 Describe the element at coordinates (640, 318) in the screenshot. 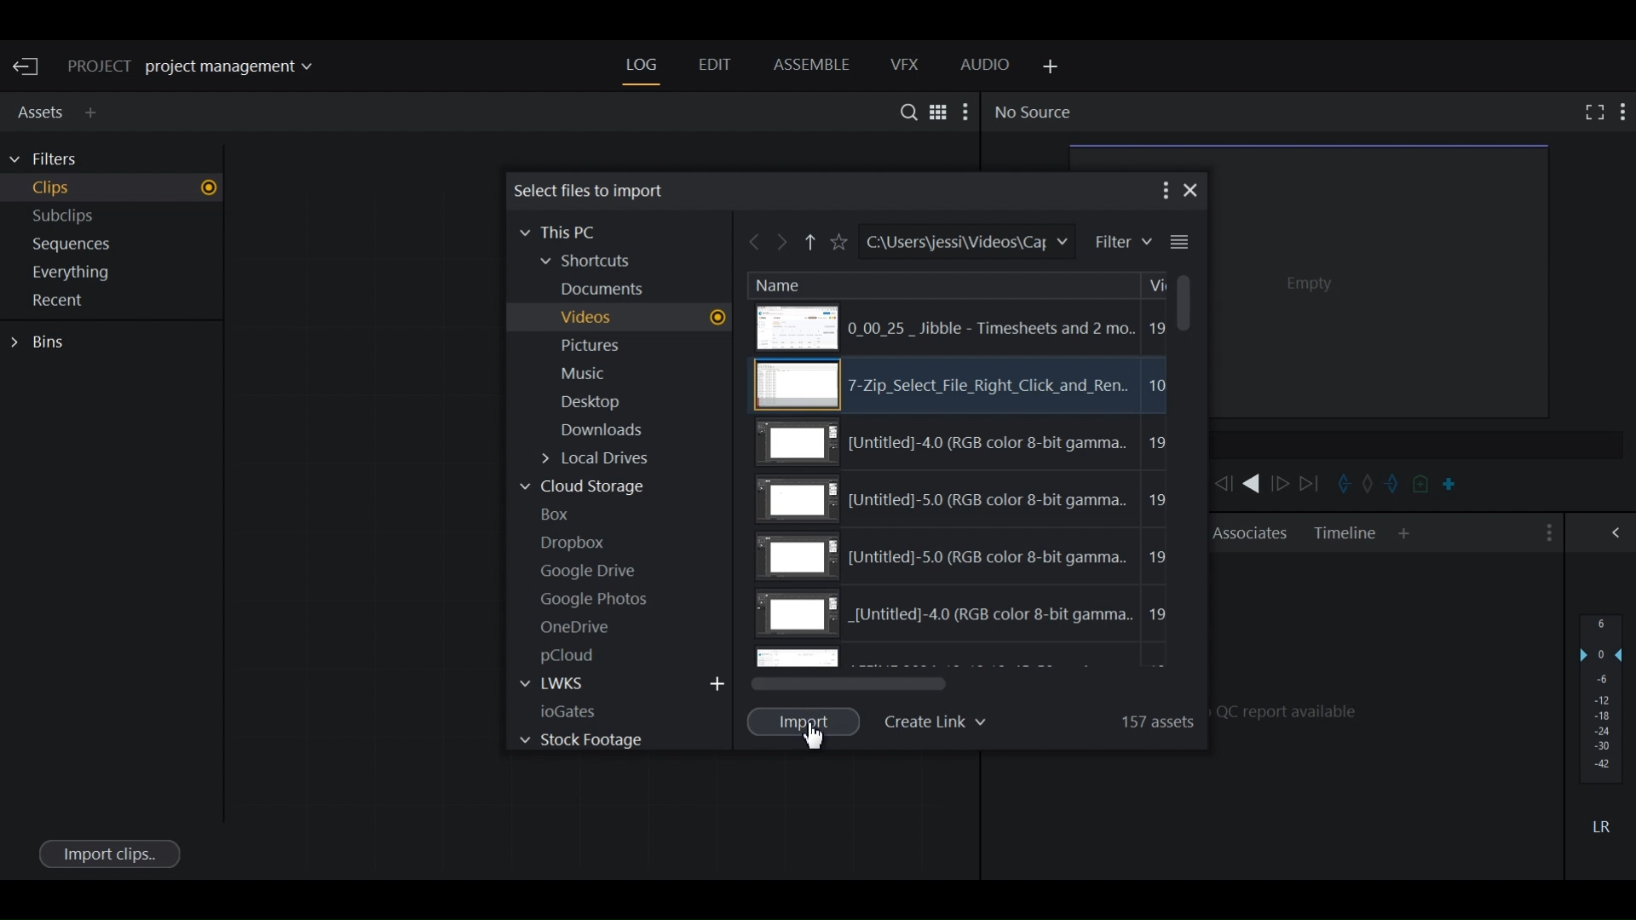

I see `Videos` at that location.